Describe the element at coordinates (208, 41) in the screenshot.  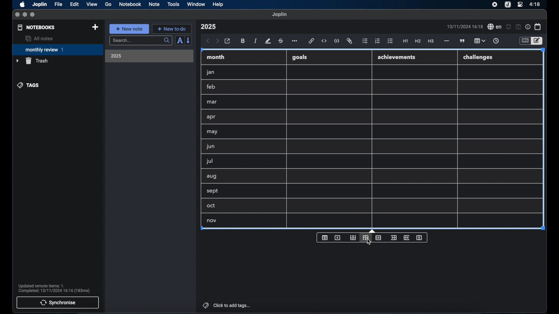
I see `back` at that location.